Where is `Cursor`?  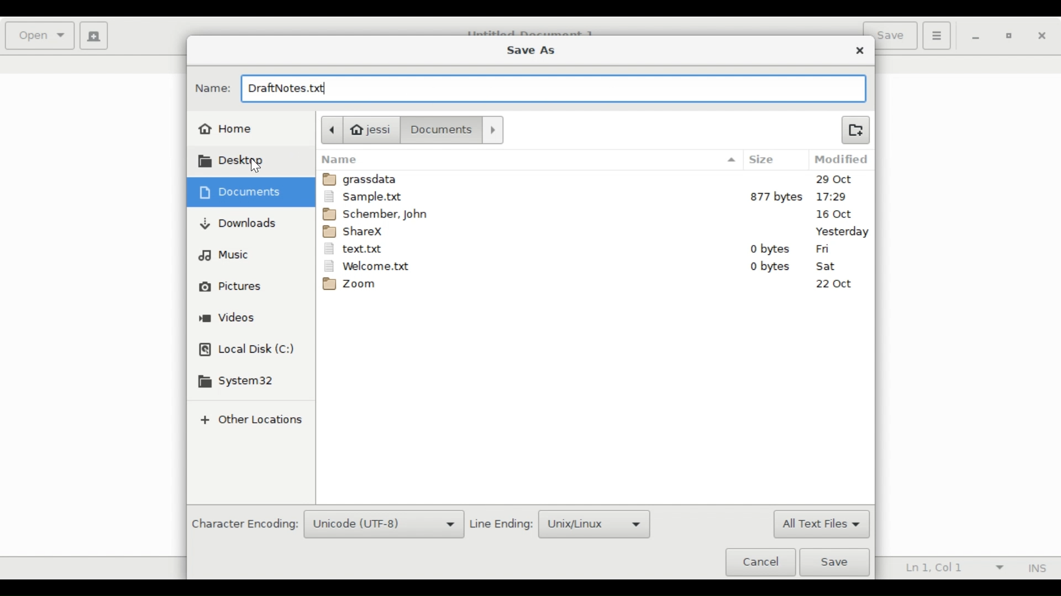 Cursor is located at coordinates (256, 166).